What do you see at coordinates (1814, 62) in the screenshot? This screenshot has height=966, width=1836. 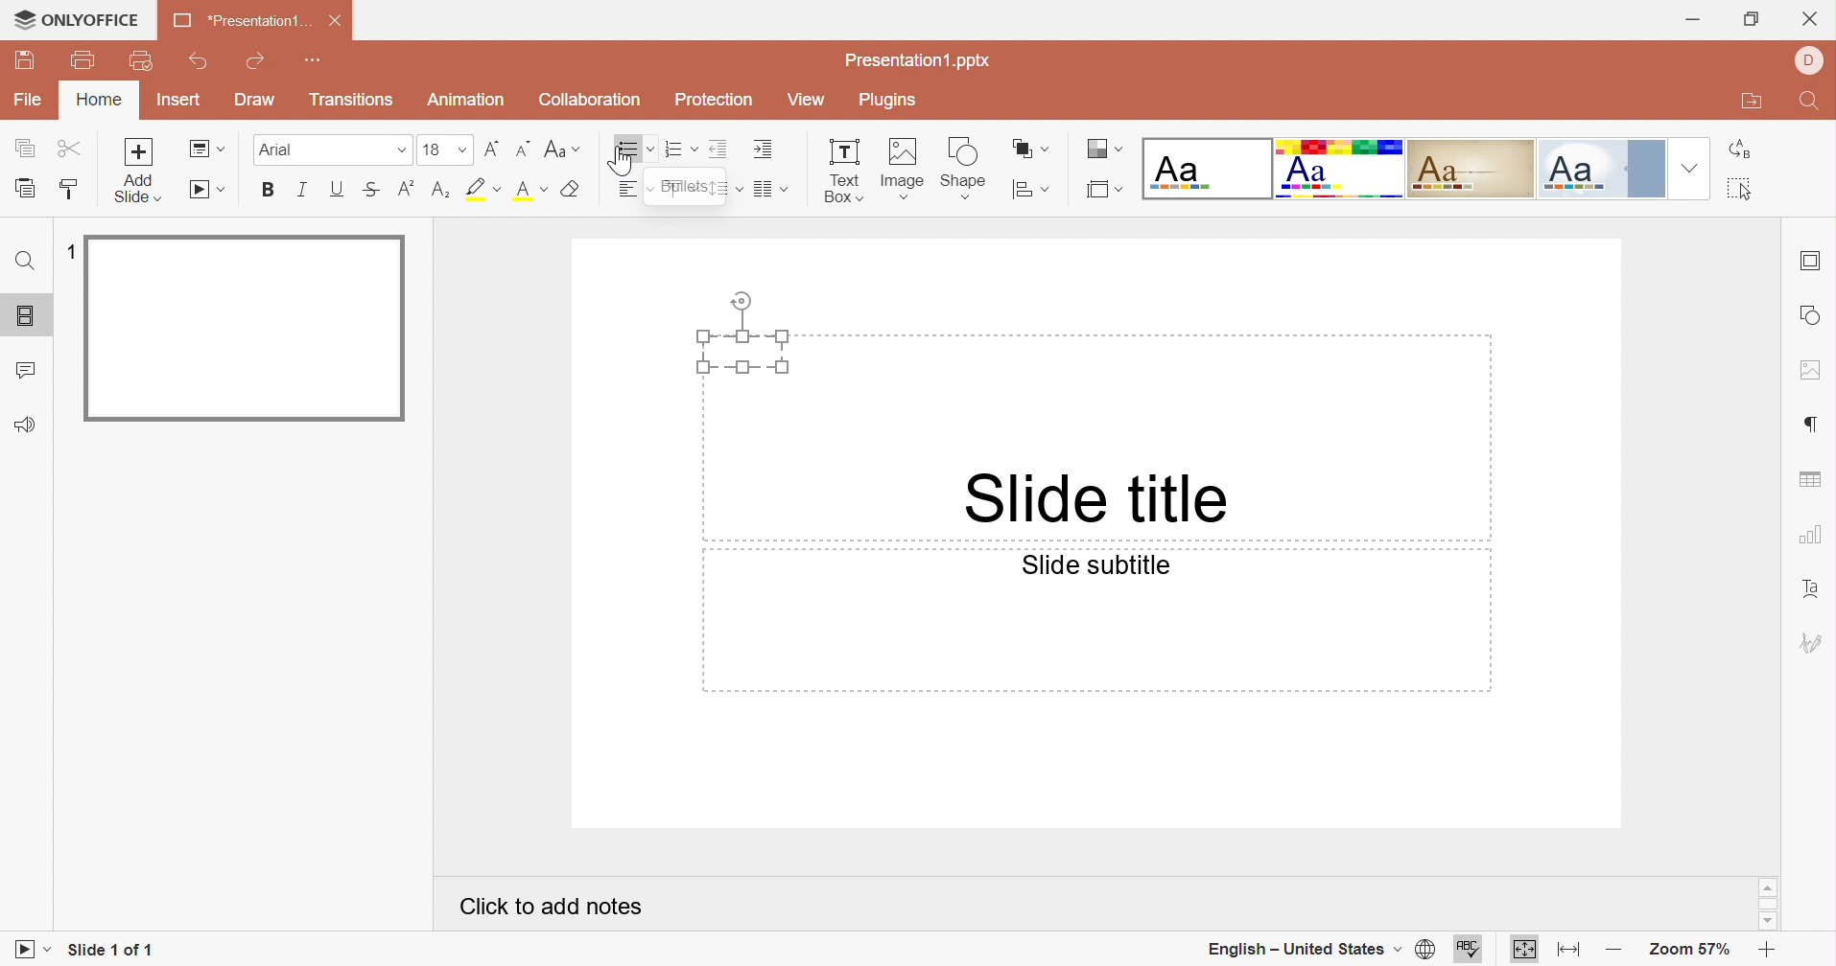 I see `DELL` at bounding box center [1814, 62].